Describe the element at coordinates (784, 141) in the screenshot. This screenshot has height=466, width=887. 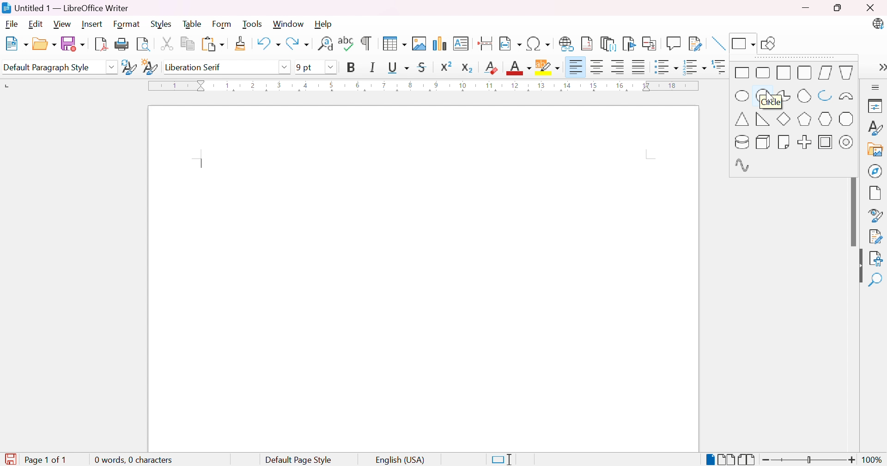
I see `Folded corner` at that location.